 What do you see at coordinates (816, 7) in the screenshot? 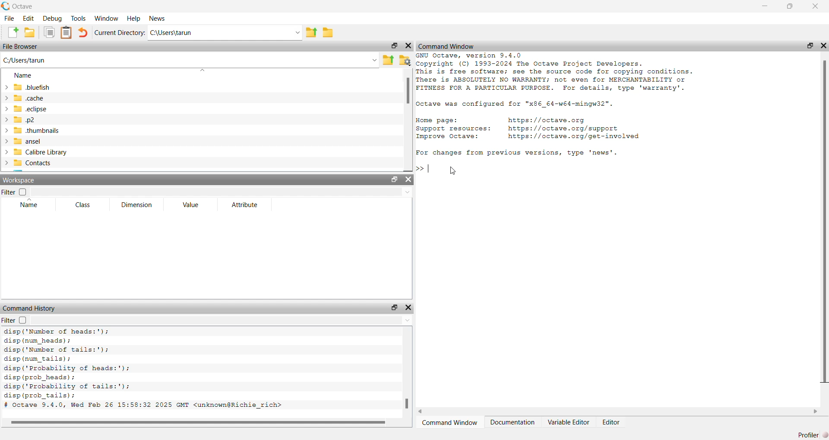
I see `close` at bounding box center [816, 7].